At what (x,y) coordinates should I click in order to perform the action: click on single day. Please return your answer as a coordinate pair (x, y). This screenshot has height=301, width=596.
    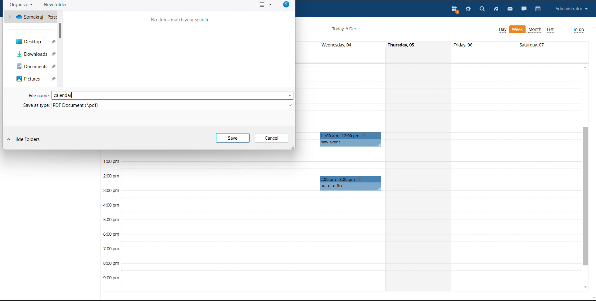
    Looking at the image, I should click on (419, 177).